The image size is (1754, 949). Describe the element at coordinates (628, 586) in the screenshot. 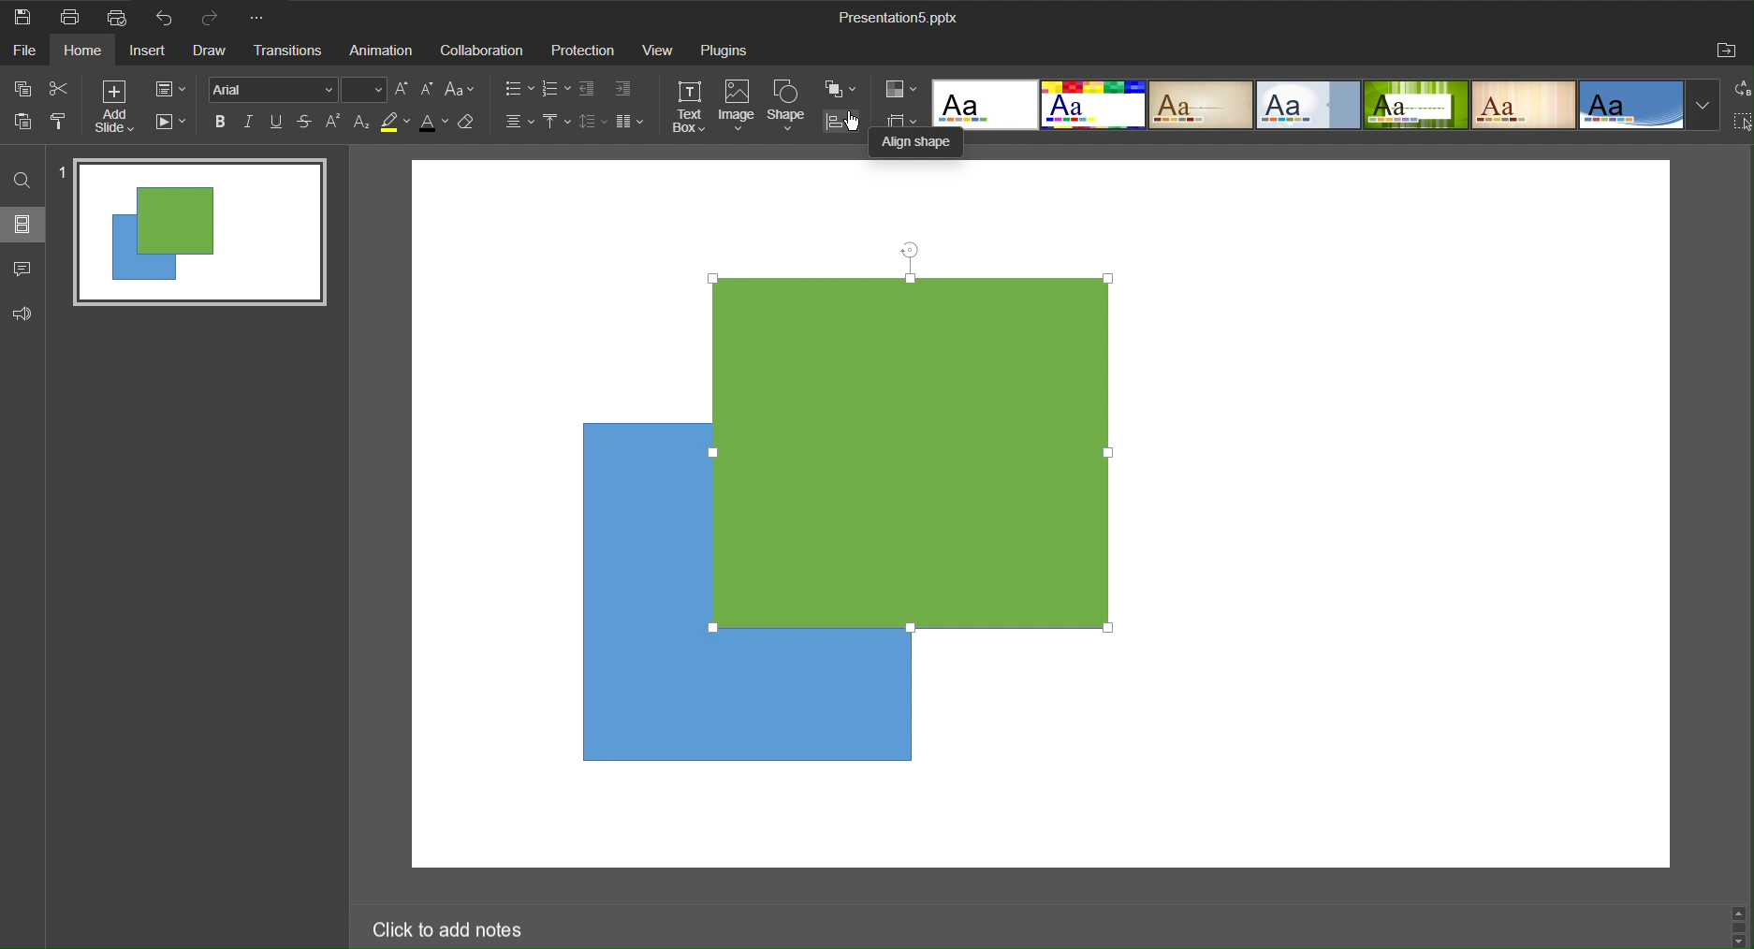

I see `shape` at that location.